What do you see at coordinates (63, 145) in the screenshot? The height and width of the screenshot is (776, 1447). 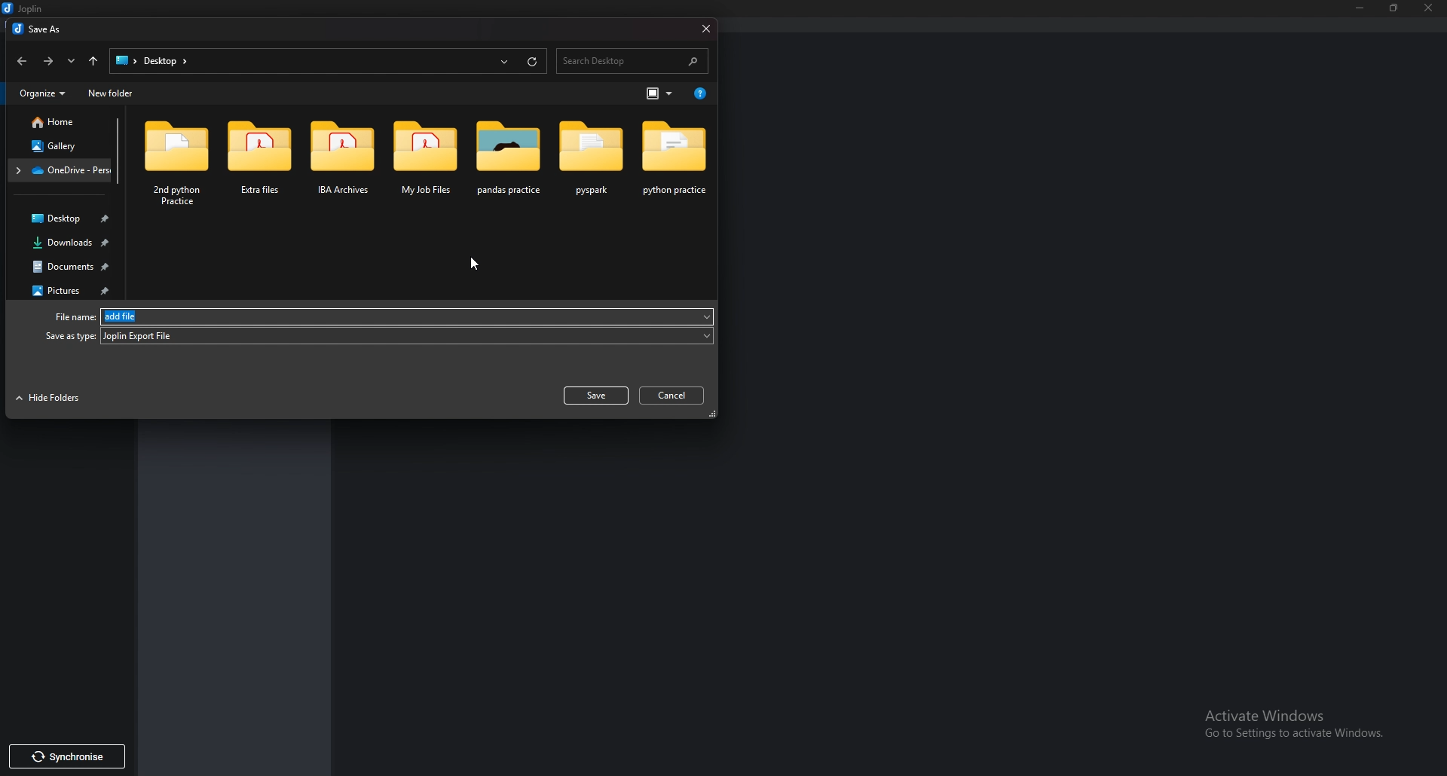 I see `Gallery` at bounding box center [63, 145].